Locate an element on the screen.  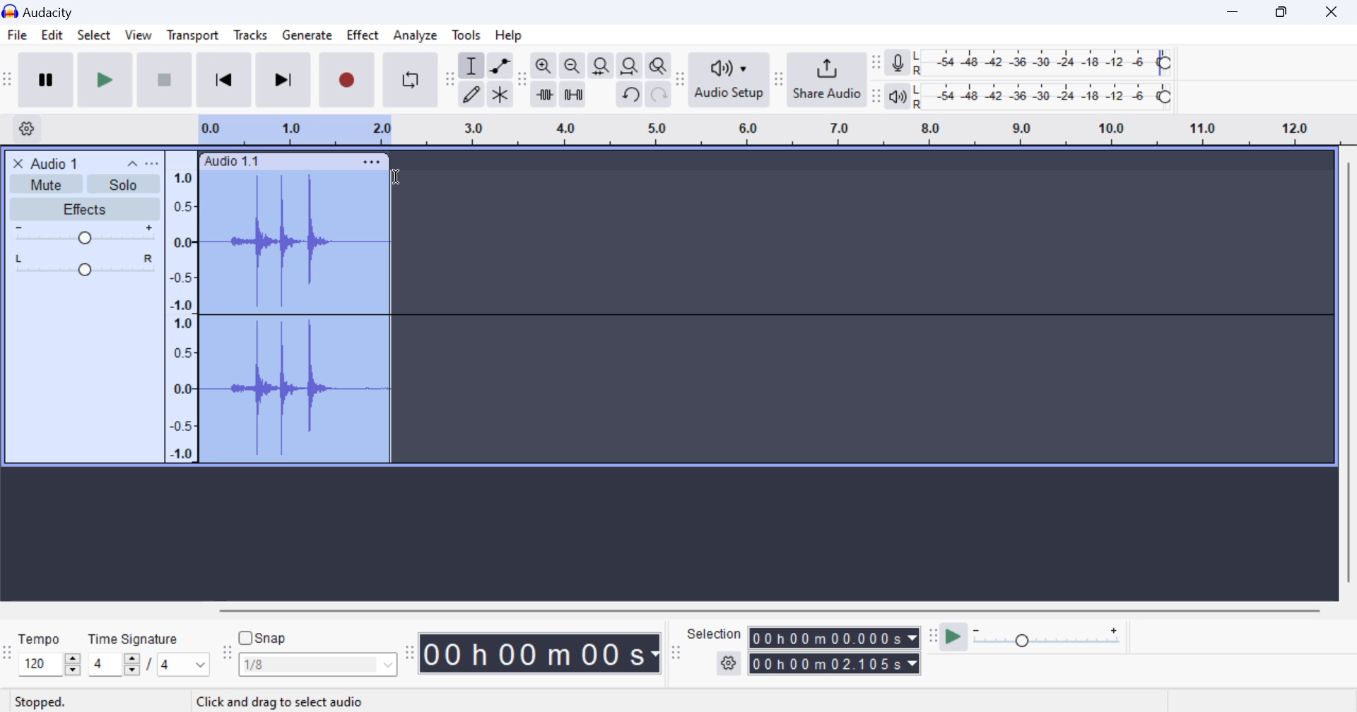
Max time signature options is located at coordinates (184, 665).